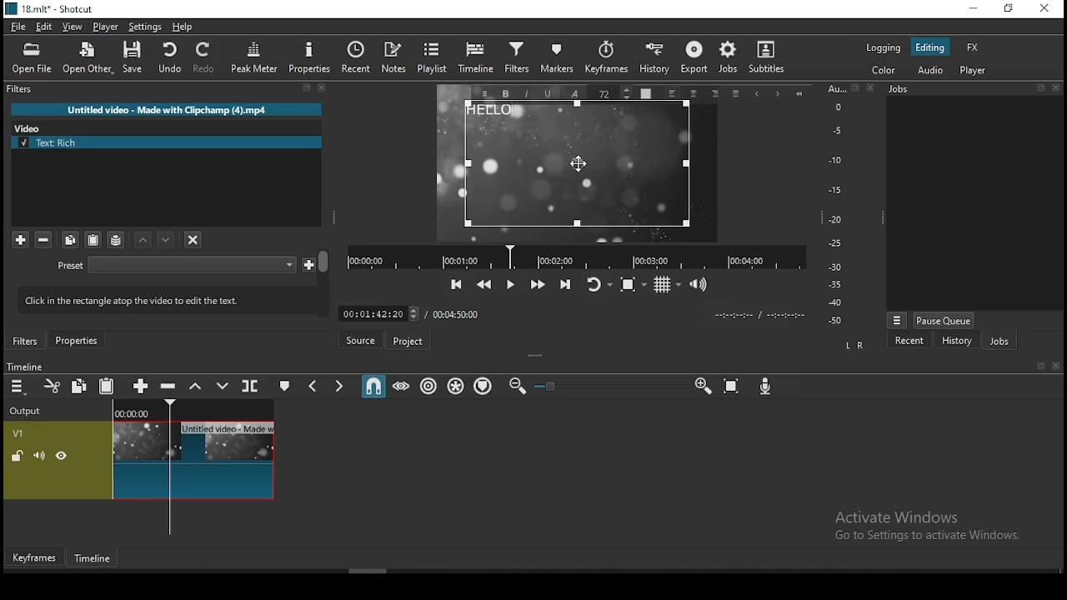 Image resolution: width=1067 pixels, height=600 pixels. Describe the element at coordinates (634, 284) in the screenshot. I see `toggle zoom` at that location.